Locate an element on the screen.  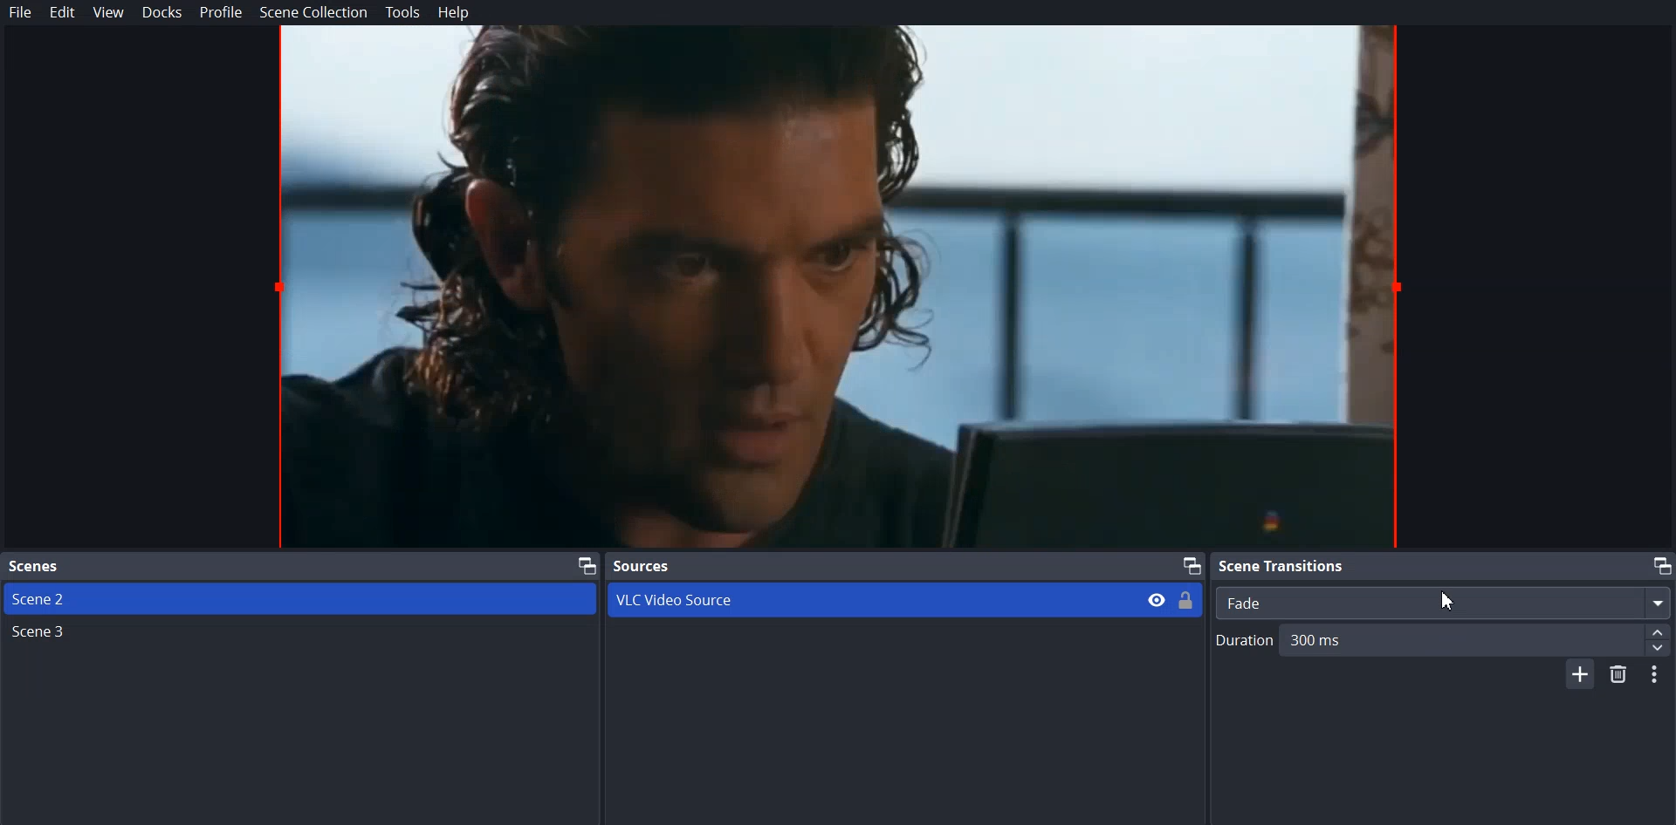
fade is located at coordinates (1445, 602).